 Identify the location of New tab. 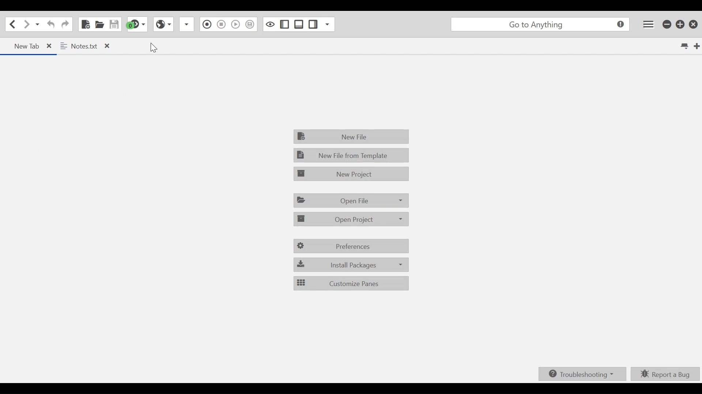
(696, 45).